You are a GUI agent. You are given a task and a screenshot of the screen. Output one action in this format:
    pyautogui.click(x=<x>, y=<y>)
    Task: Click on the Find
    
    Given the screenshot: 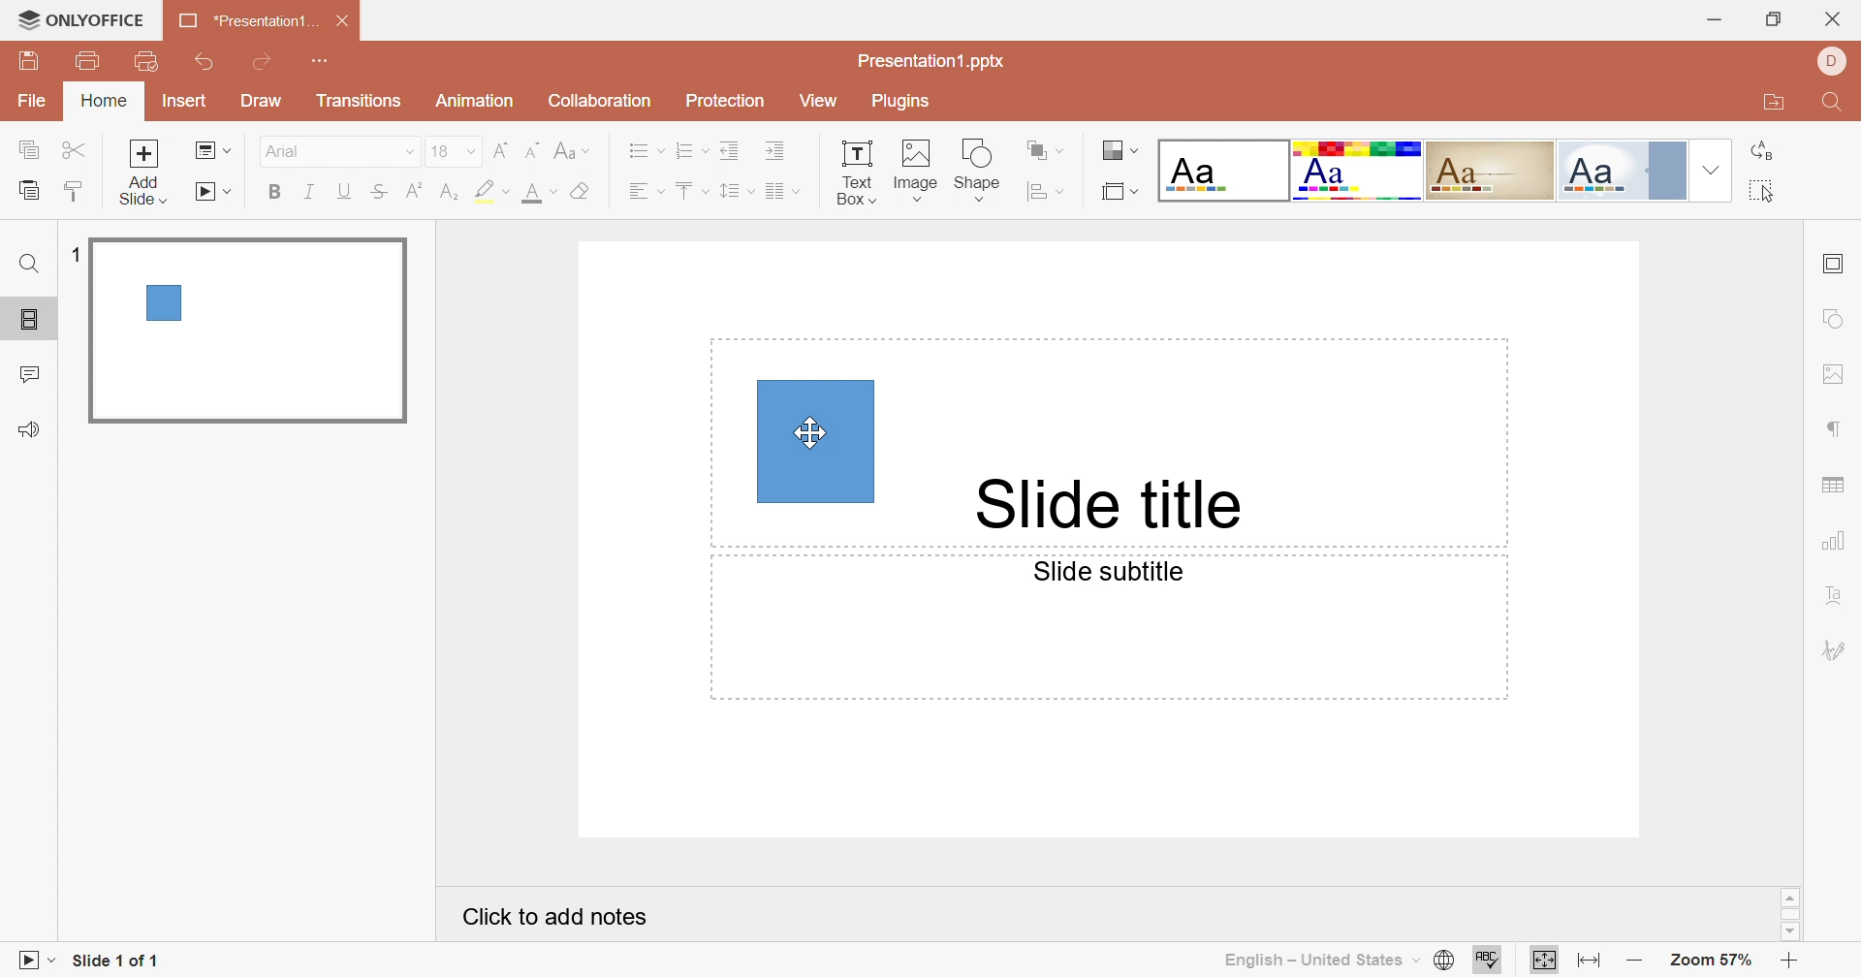 What is the action you would take?
    pyautogui.click(x=1835, y=101)
    